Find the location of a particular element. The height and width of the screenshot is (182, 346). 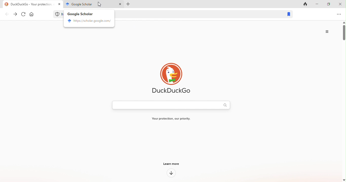

options is located at coordinates (339, 14).